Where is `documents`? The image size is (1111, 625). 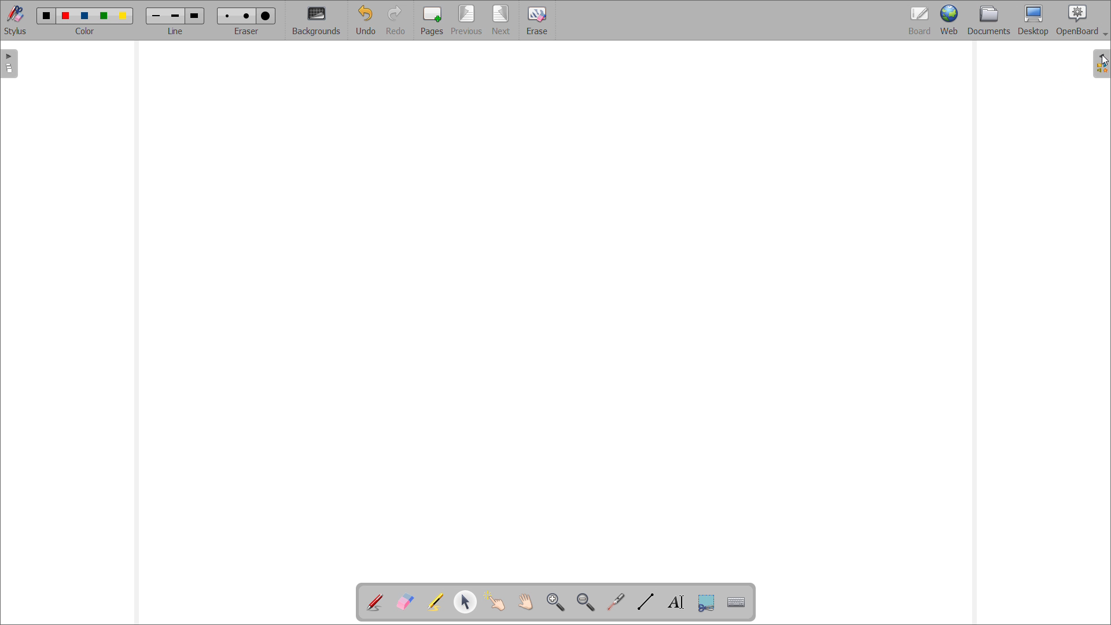 documents is located at coordinates (989, 21).